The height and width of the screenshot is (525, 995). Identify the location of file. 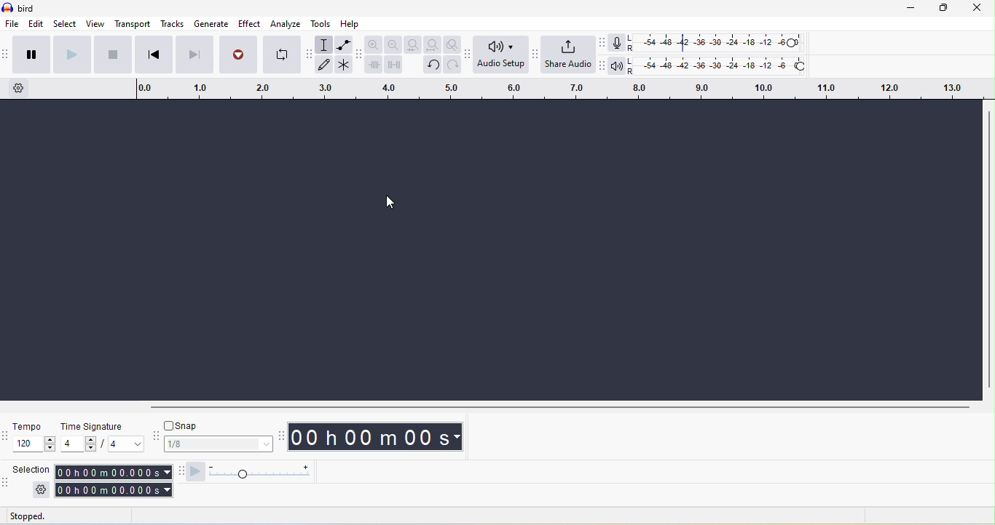
(11, 25).